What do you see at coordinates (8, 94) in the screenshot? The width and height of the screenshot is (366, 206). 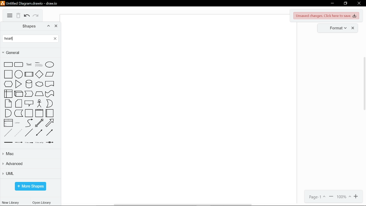 I see `internal storage` at bounding box center [8, 94].